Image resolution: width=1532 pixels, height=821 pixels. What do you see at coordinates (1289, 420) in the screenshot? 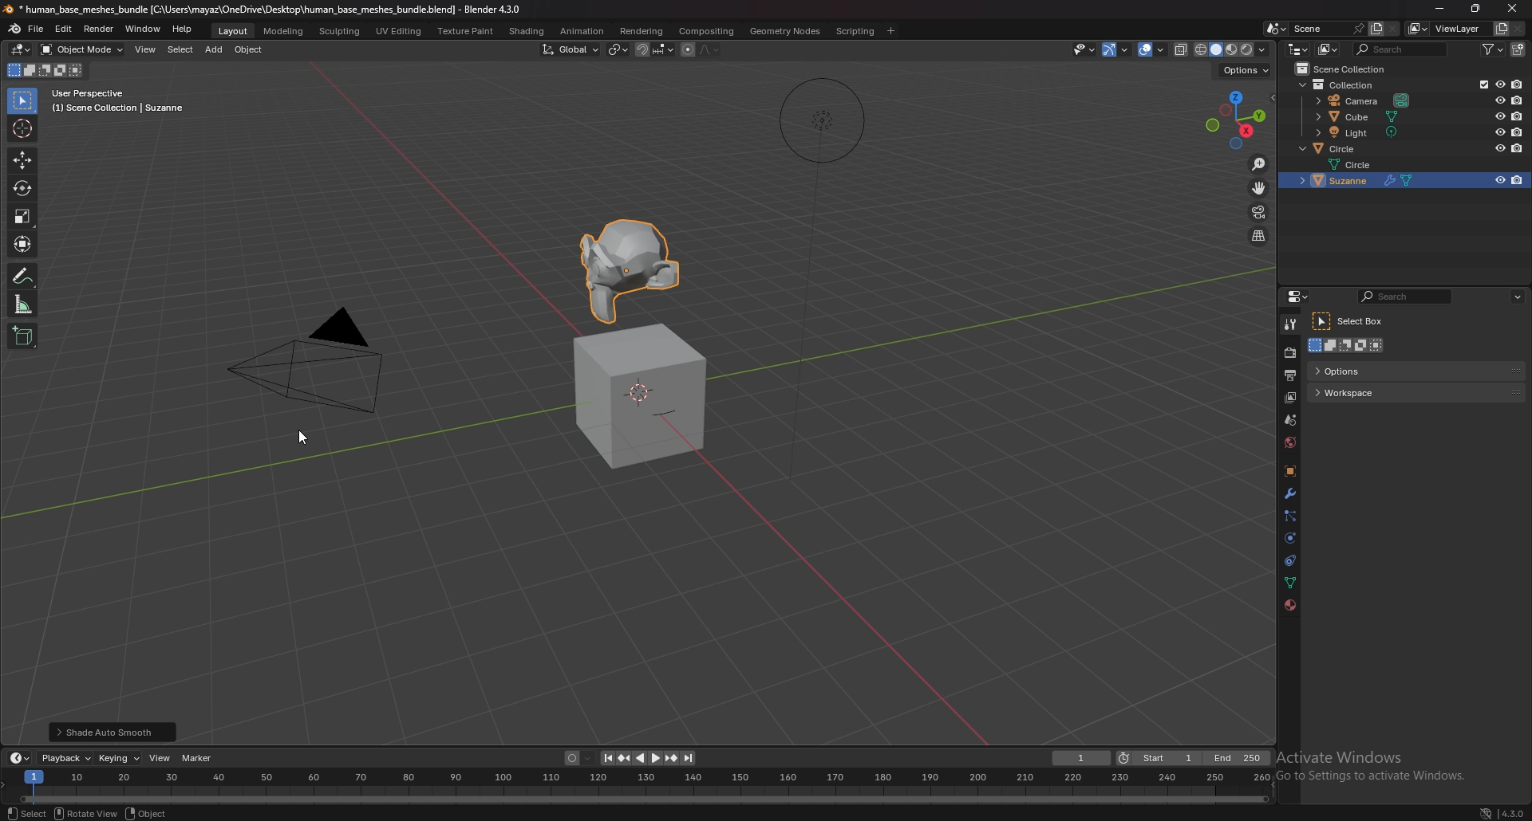
I see `scene` at bounding box center [1289, 420].